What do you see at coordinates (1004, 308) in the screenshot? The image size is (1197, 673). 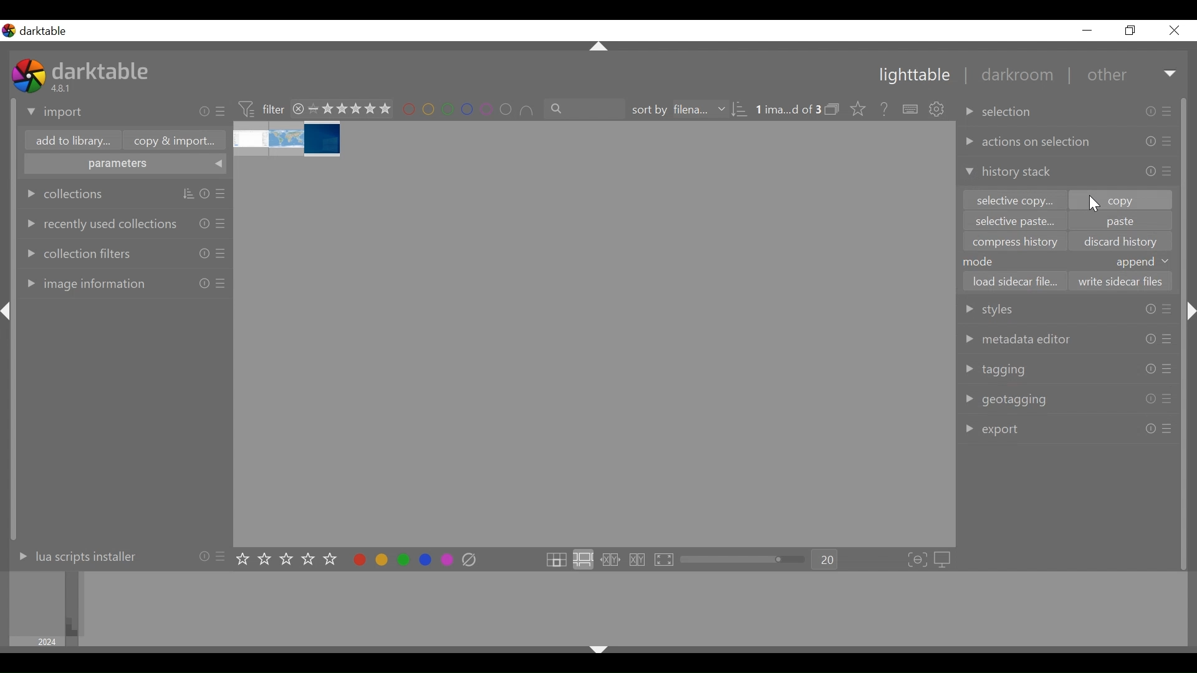 I see `style` at bounding box center [1004, 308].